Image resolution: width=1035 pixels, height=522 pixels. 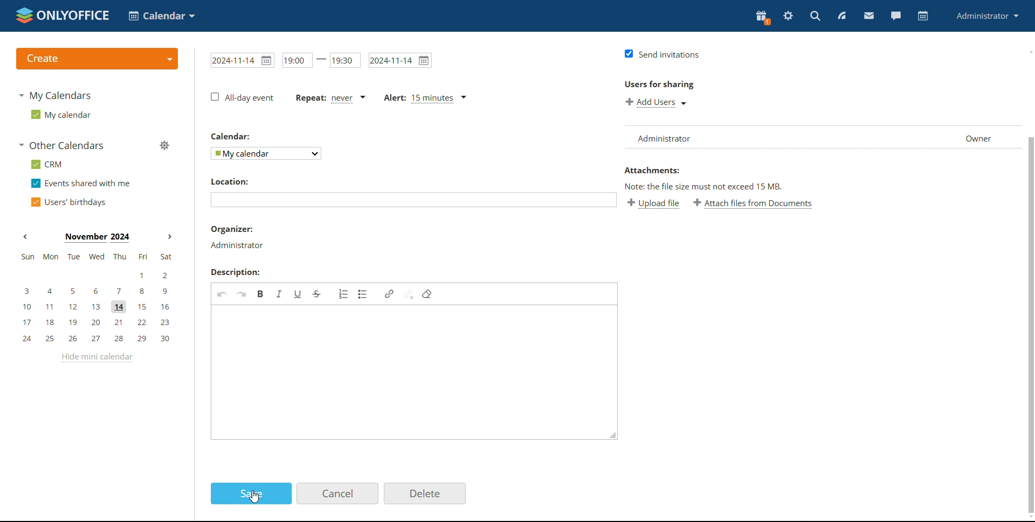 What do you see at coordinates (233, 137) in the screenshot?
I see `calendar:` at bounding box center [233, 137].